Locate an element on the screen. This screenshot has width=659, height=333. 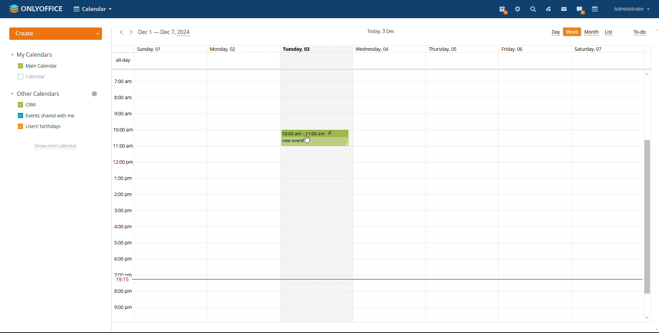
scroll up is located at coordinates (655, 30).